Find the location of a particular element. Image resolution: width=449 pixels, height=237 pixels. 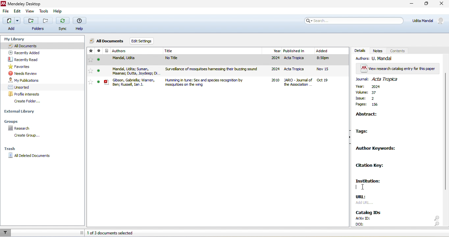

no title is located at coordinates (213, 60).